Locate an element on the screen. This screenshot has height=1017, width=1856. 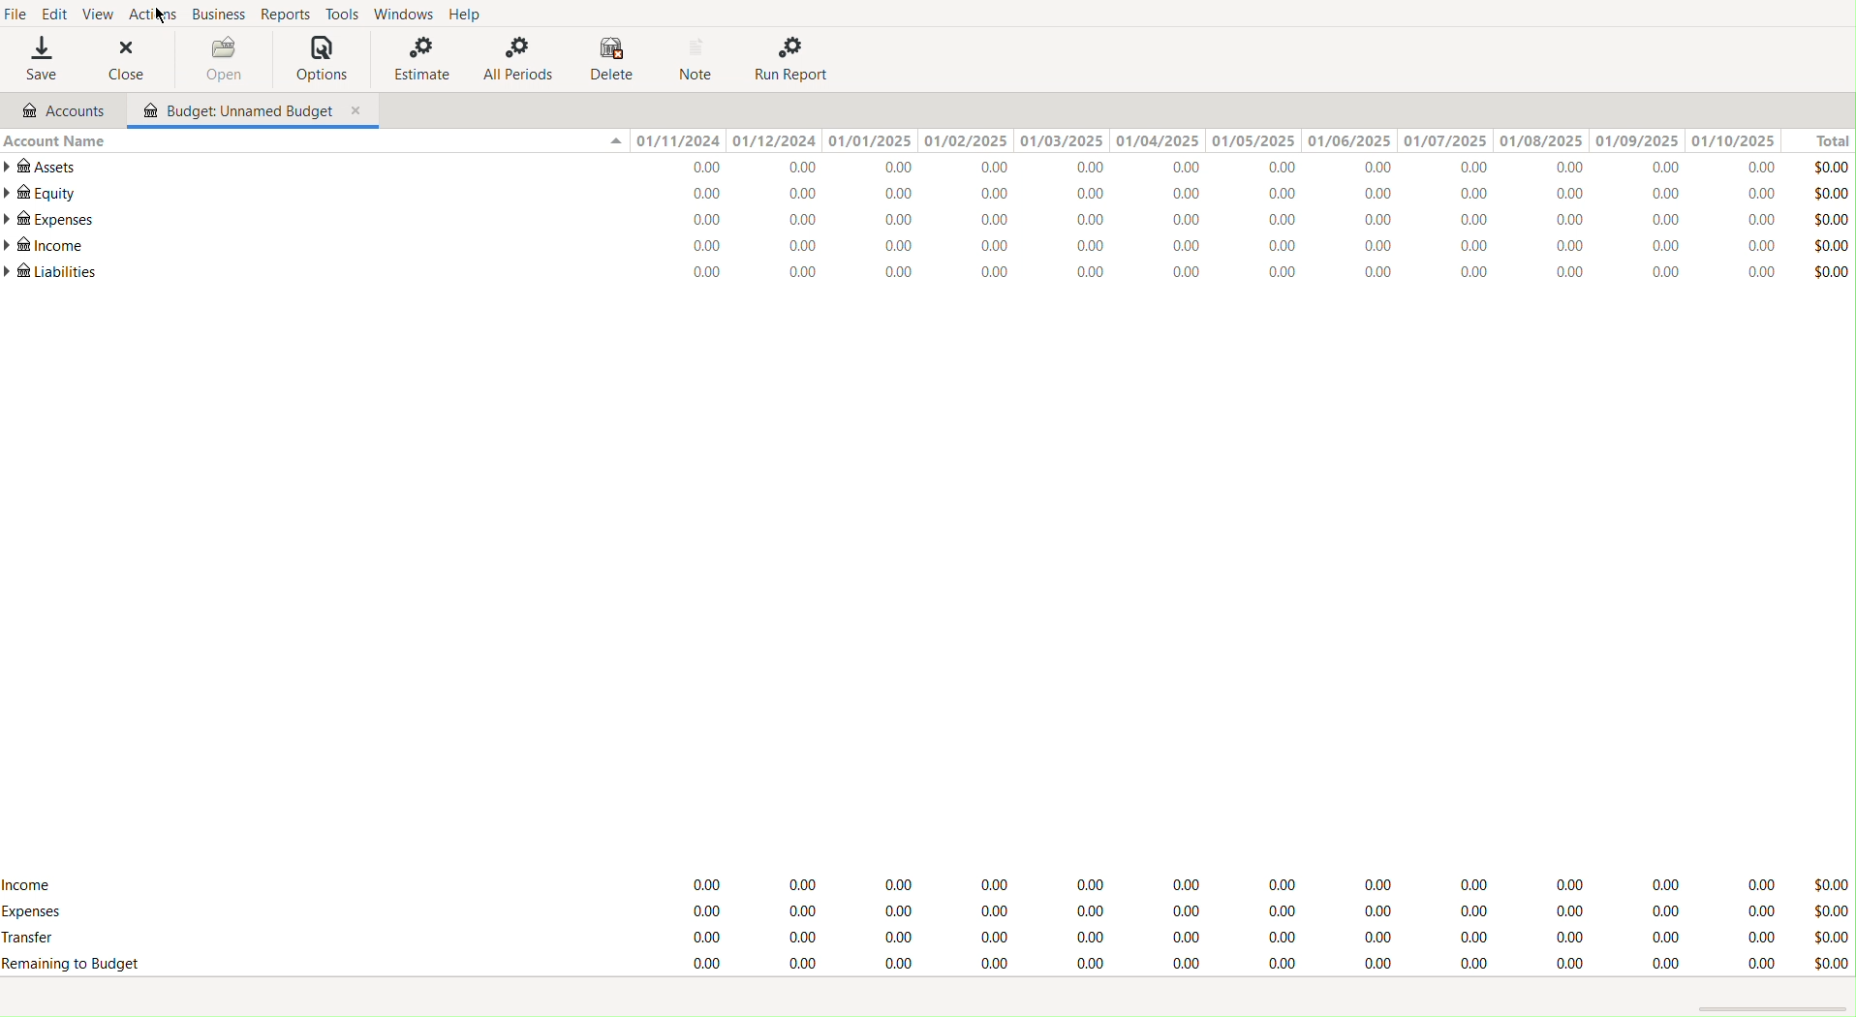
Total Values is located at coordinates (1832, 217).